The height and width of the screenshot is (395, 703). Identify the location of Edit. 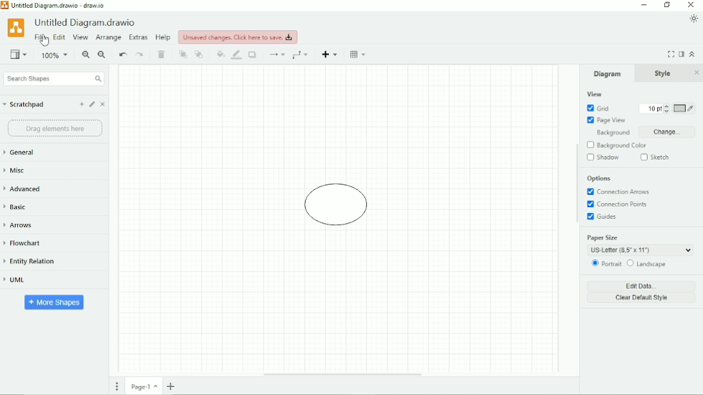
(92, 105).